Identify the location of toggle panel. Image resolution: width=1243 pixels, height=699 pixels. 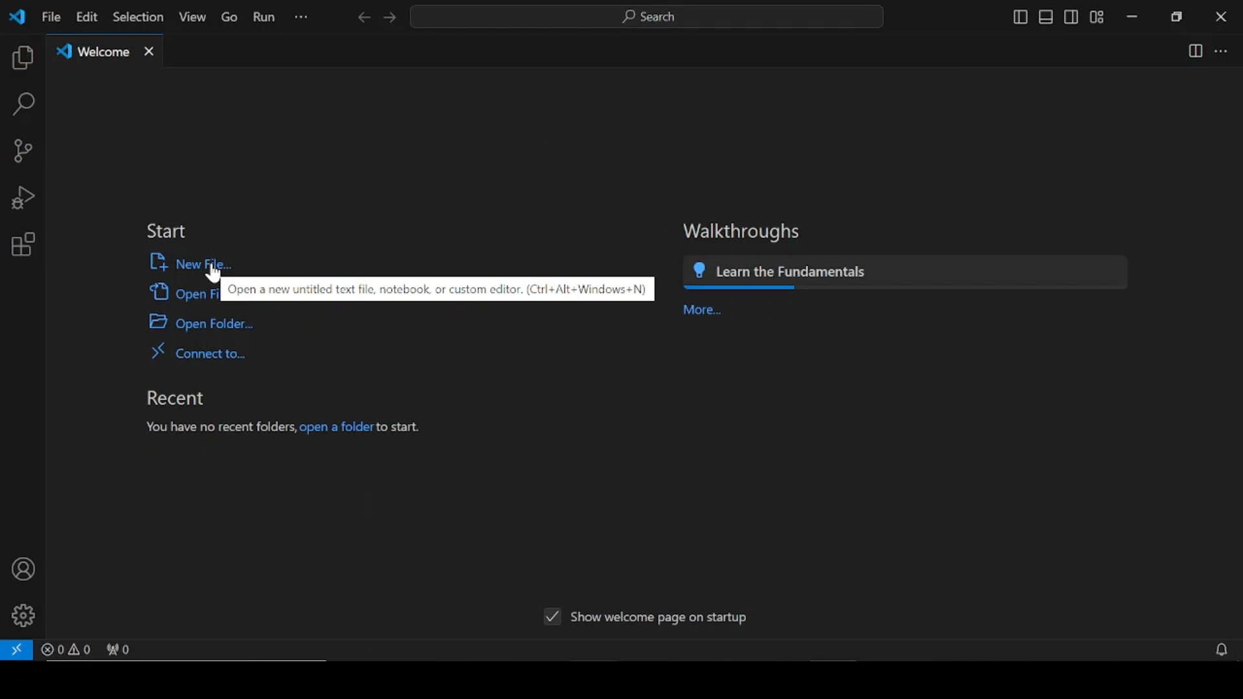
(1047, 17).